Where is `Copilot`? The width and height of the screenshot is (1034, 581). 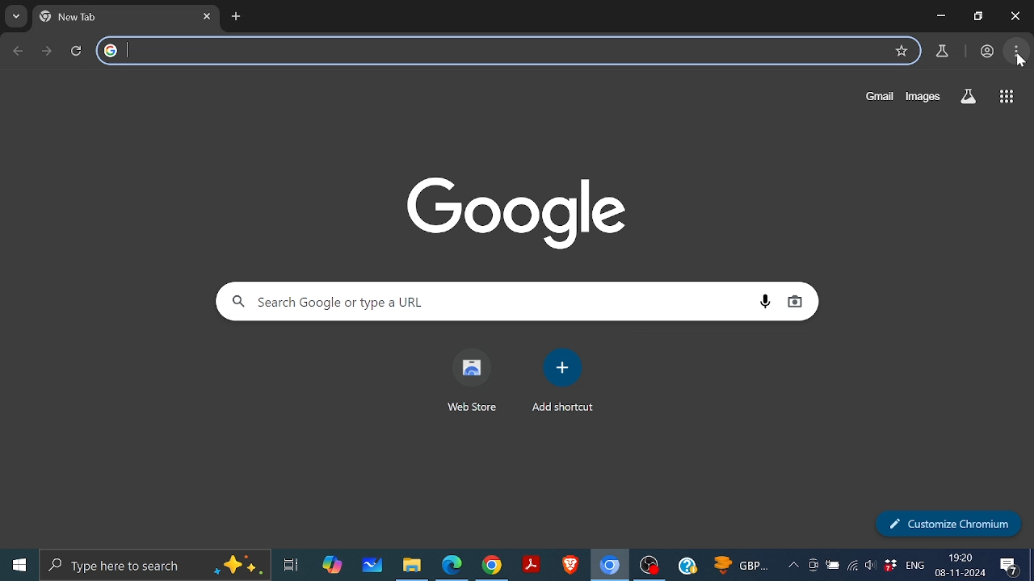
Copilot is located at coordinates (333, 562).